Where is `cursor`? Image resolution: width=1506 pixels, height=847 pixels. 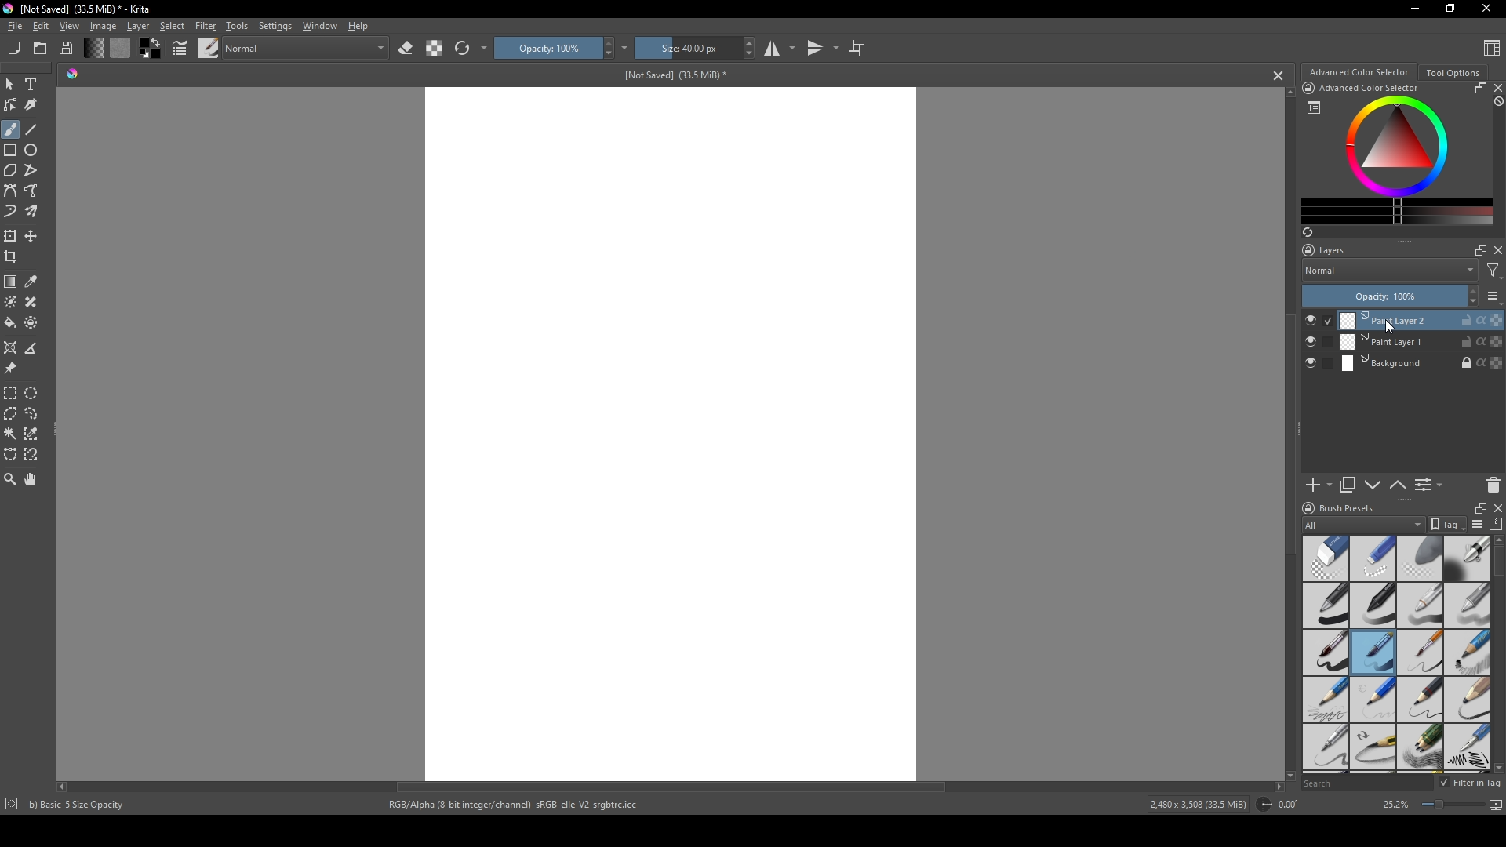
cursor is located at coordinates (1390, 327).